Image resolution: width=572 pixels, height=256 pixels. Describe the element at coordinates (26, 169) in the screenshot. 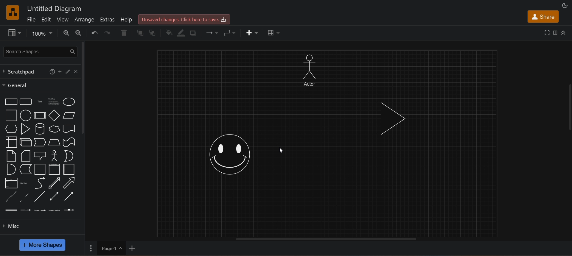

I see `data storage` at that location.